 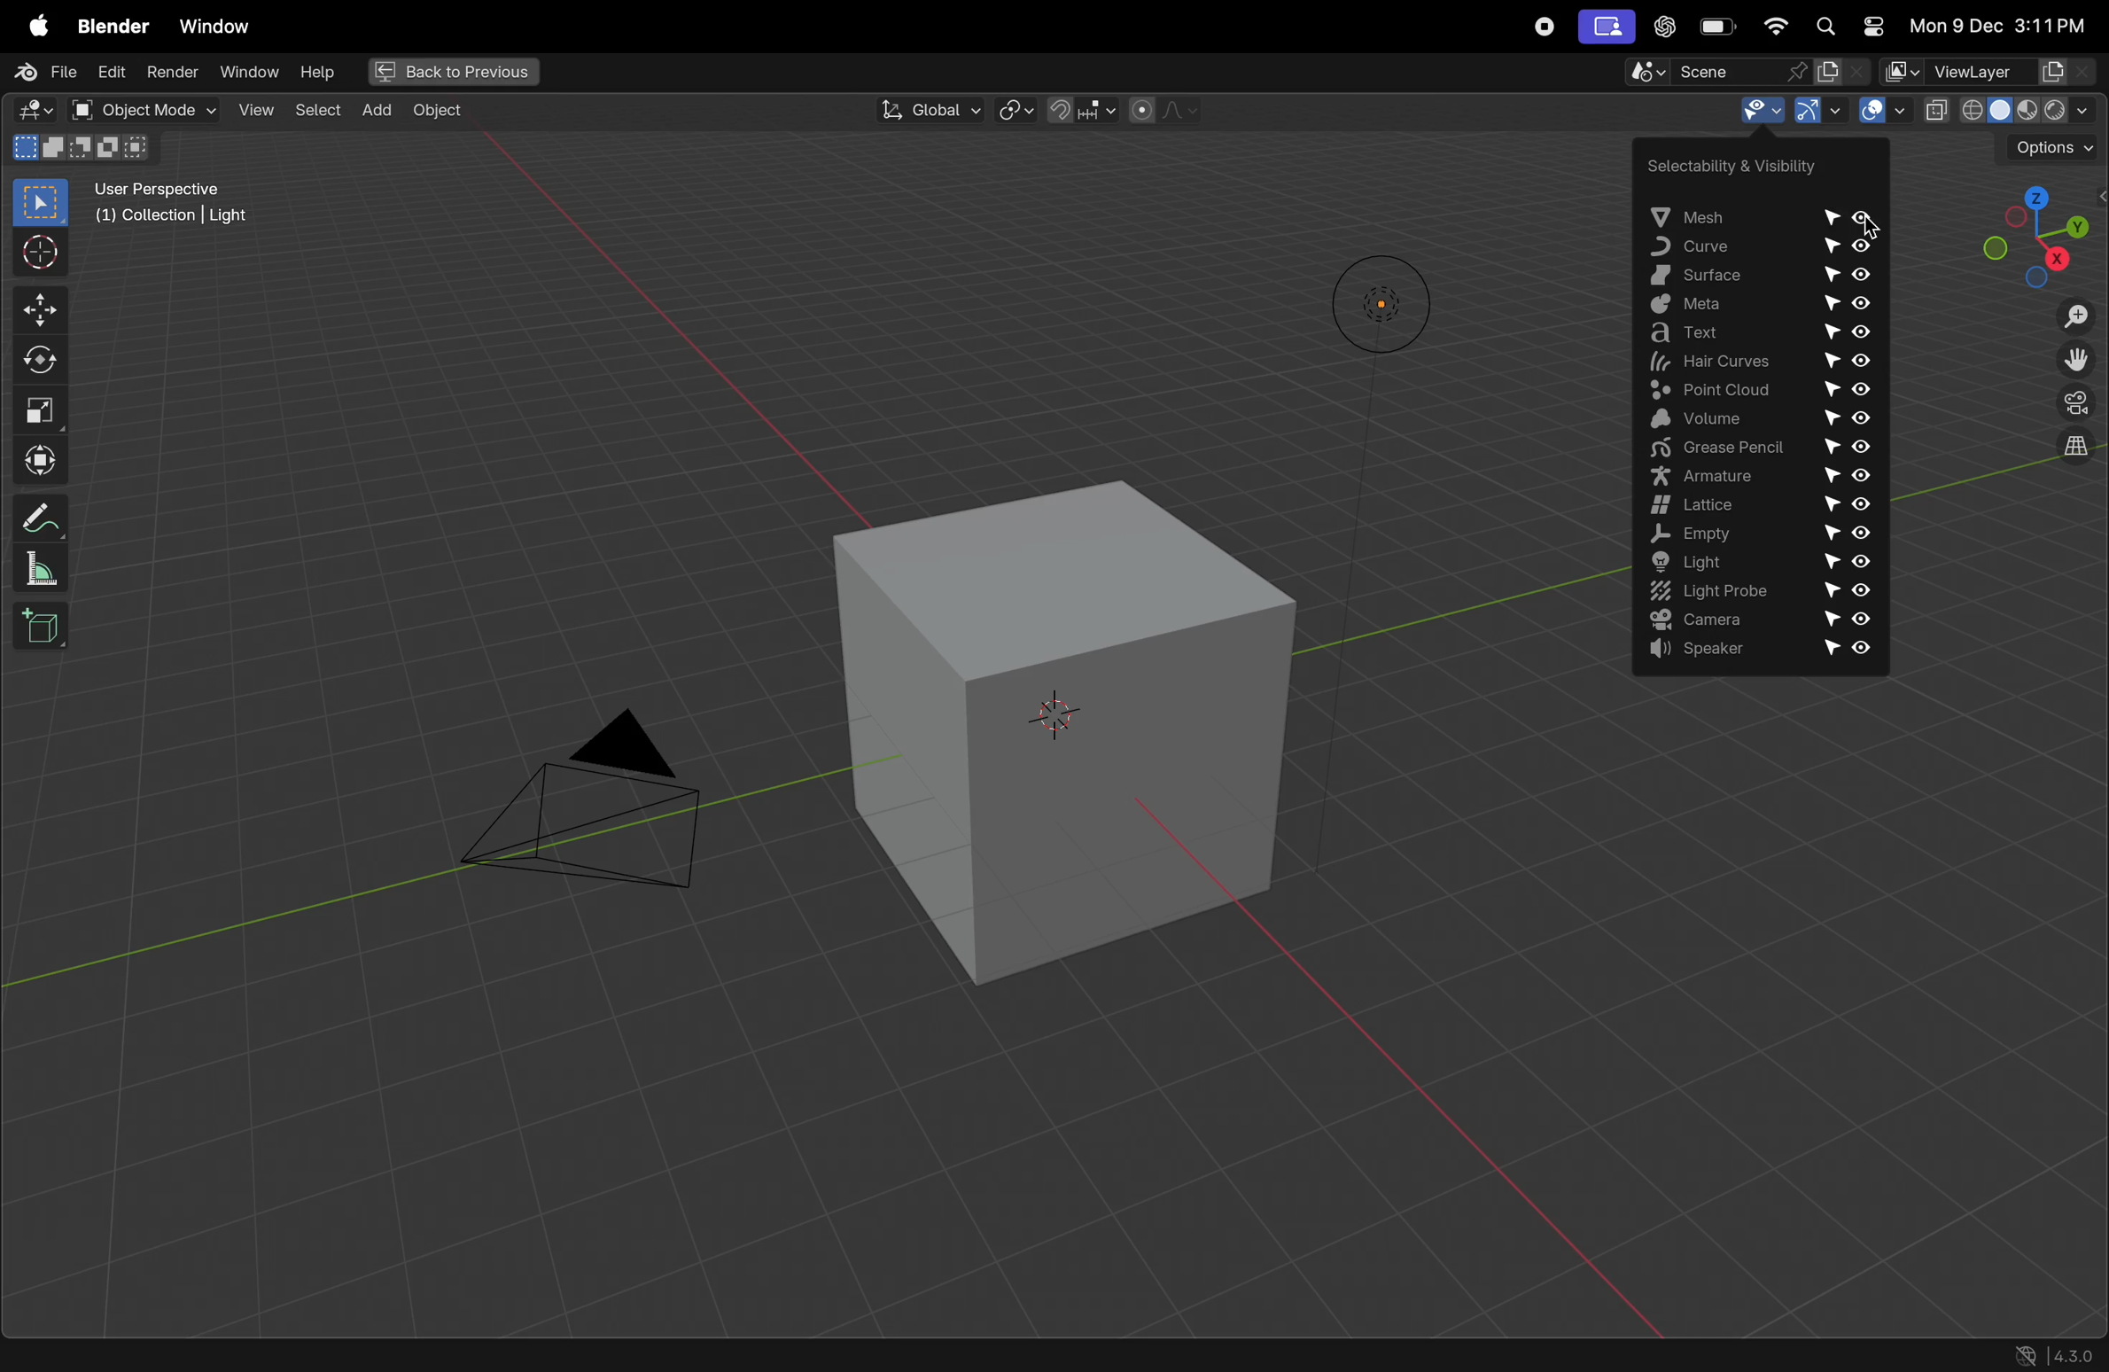 I want to click on apple widgets, so click(x=1846, y=26).